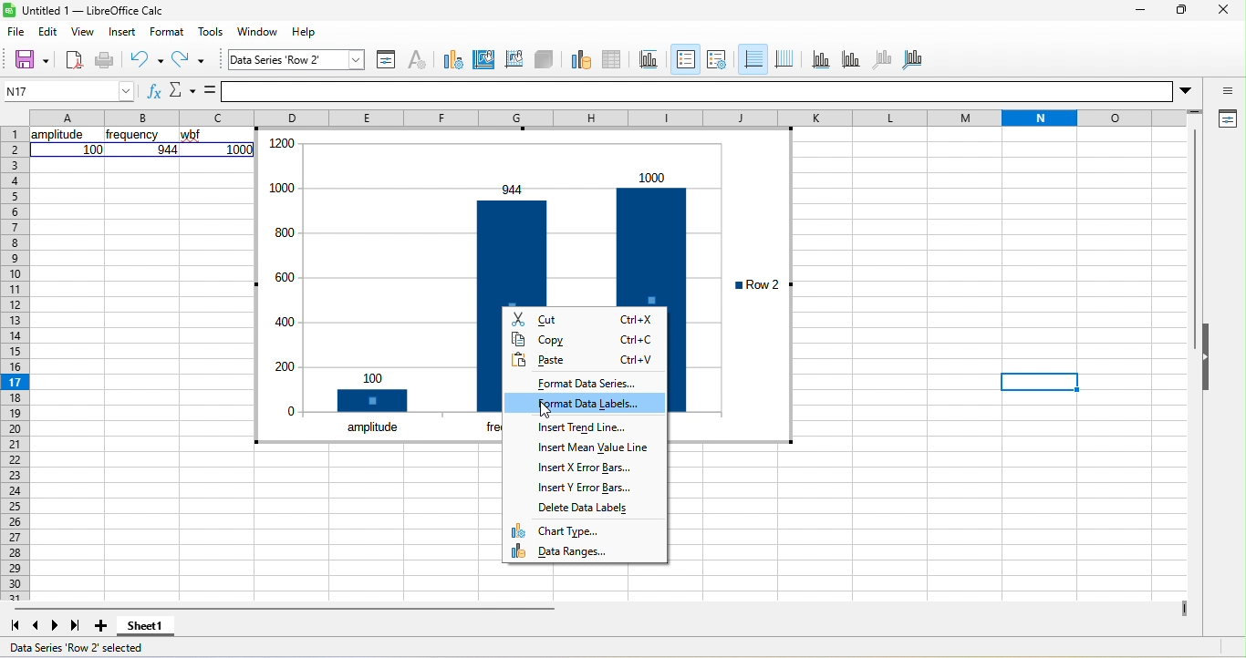  I want to click on edit, so click(50, 33).